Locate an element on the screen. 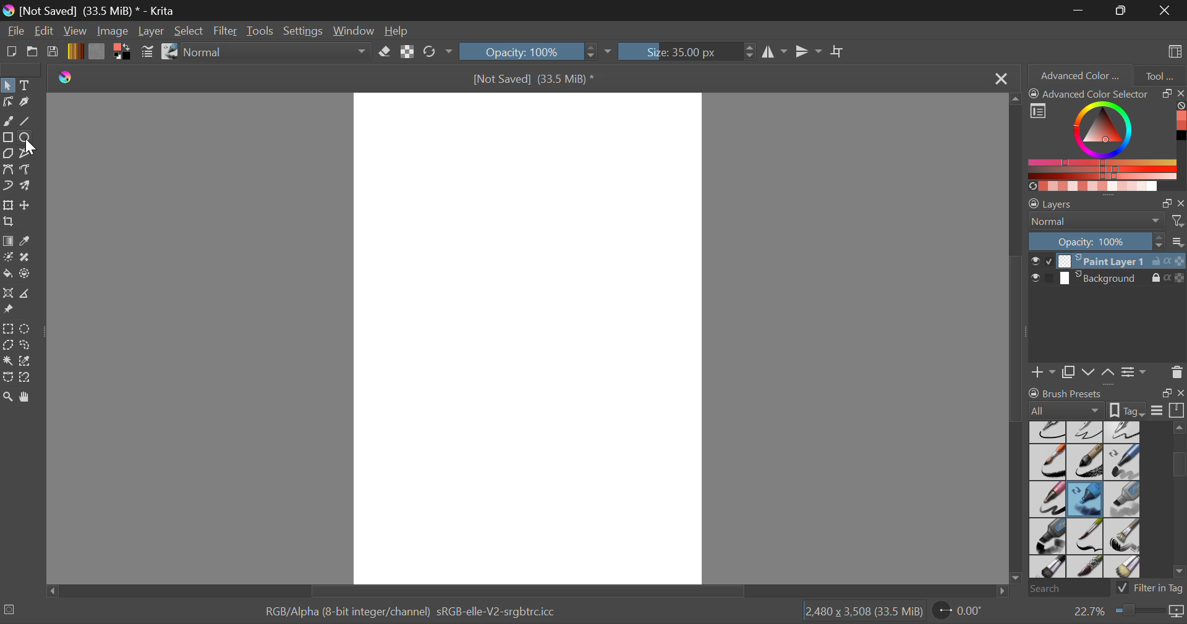 Image resolution: width=1187 pixels, height=624 pixels. Advanced Color Selector Tab Open is located at coordinates (1079, 75).